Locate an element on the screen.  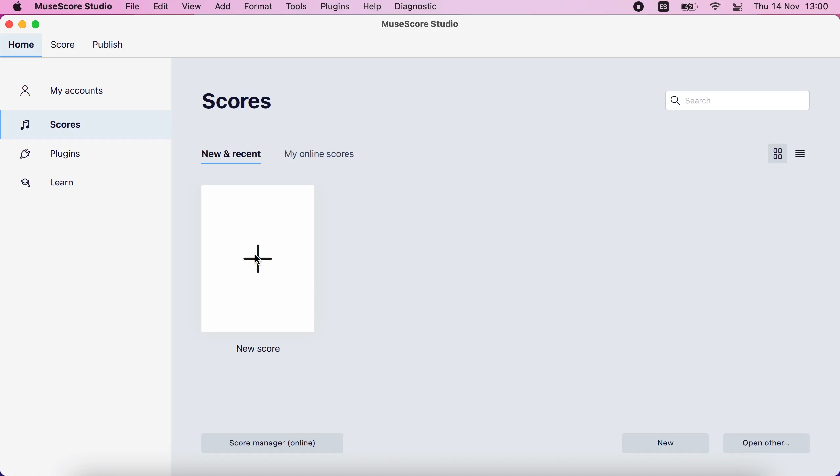
edit is located at coordinates (161, 8).